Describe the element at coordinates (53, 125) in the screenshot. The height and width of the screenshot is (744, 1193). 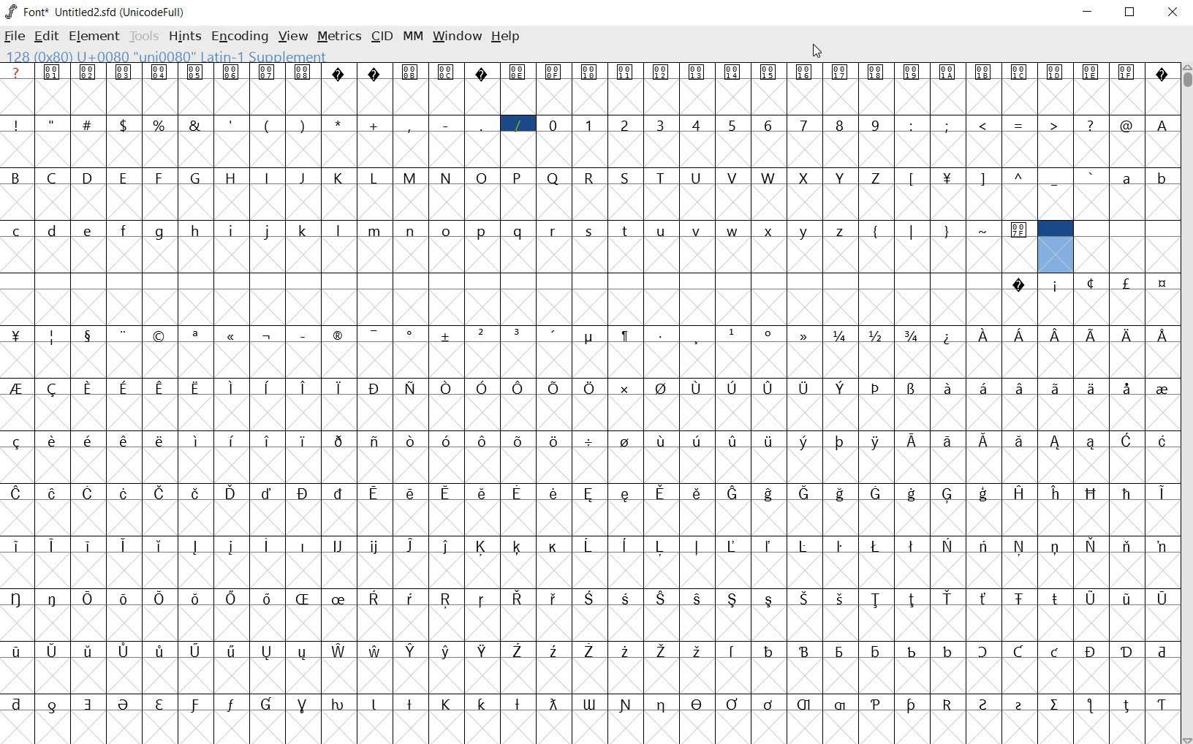
I see `"` at that location.